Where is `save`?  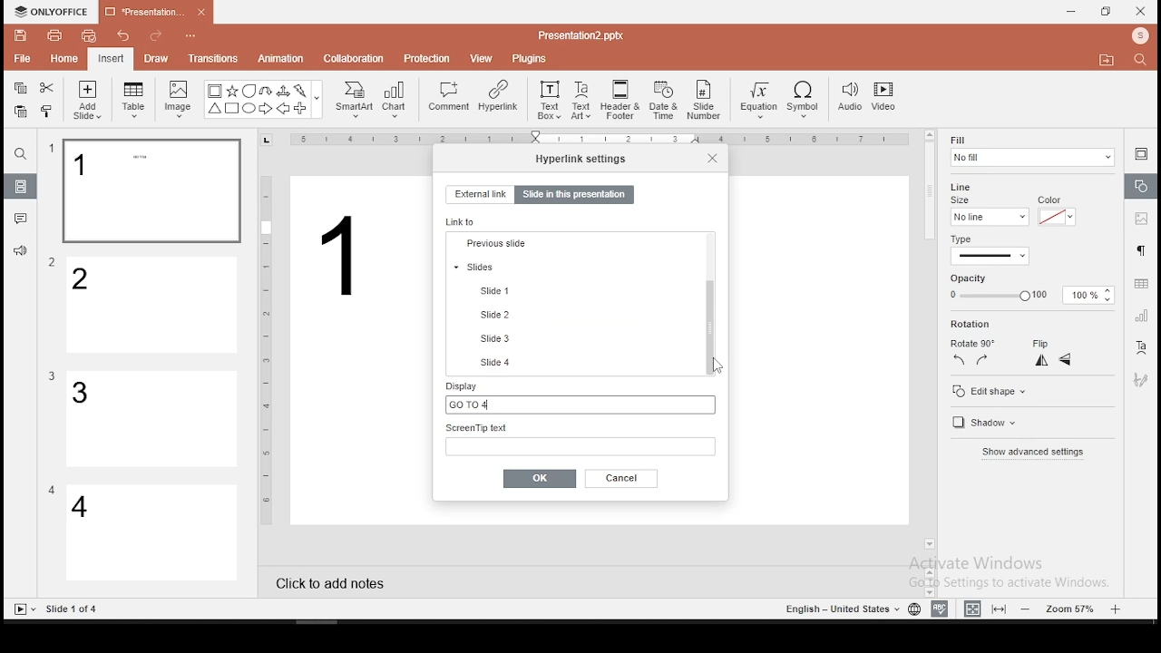
save is located at coordinates (21, 34).